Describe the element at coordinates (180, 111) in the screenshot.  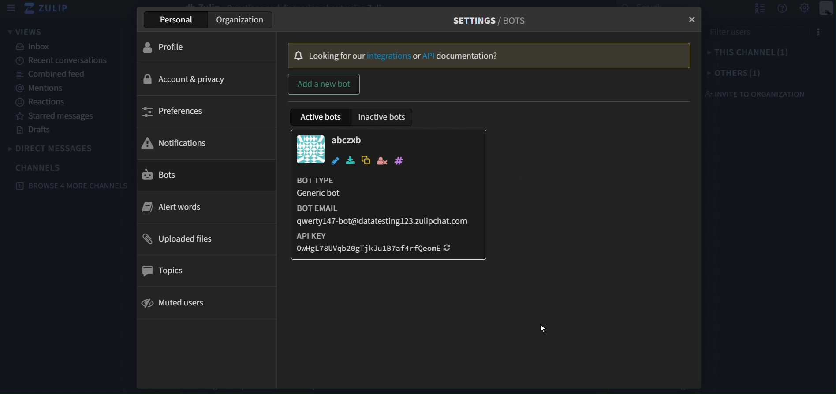
I see `preferences` at that location.